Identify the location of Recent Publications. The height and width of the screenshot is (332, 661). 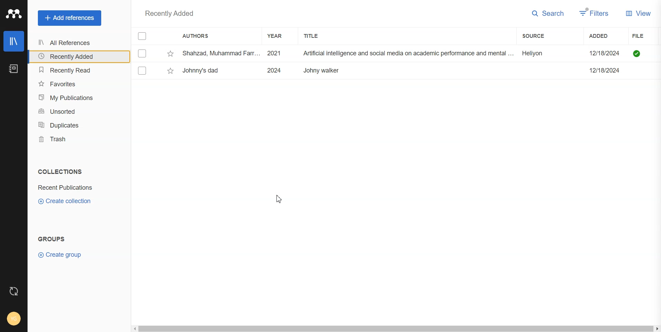
(71, 188).